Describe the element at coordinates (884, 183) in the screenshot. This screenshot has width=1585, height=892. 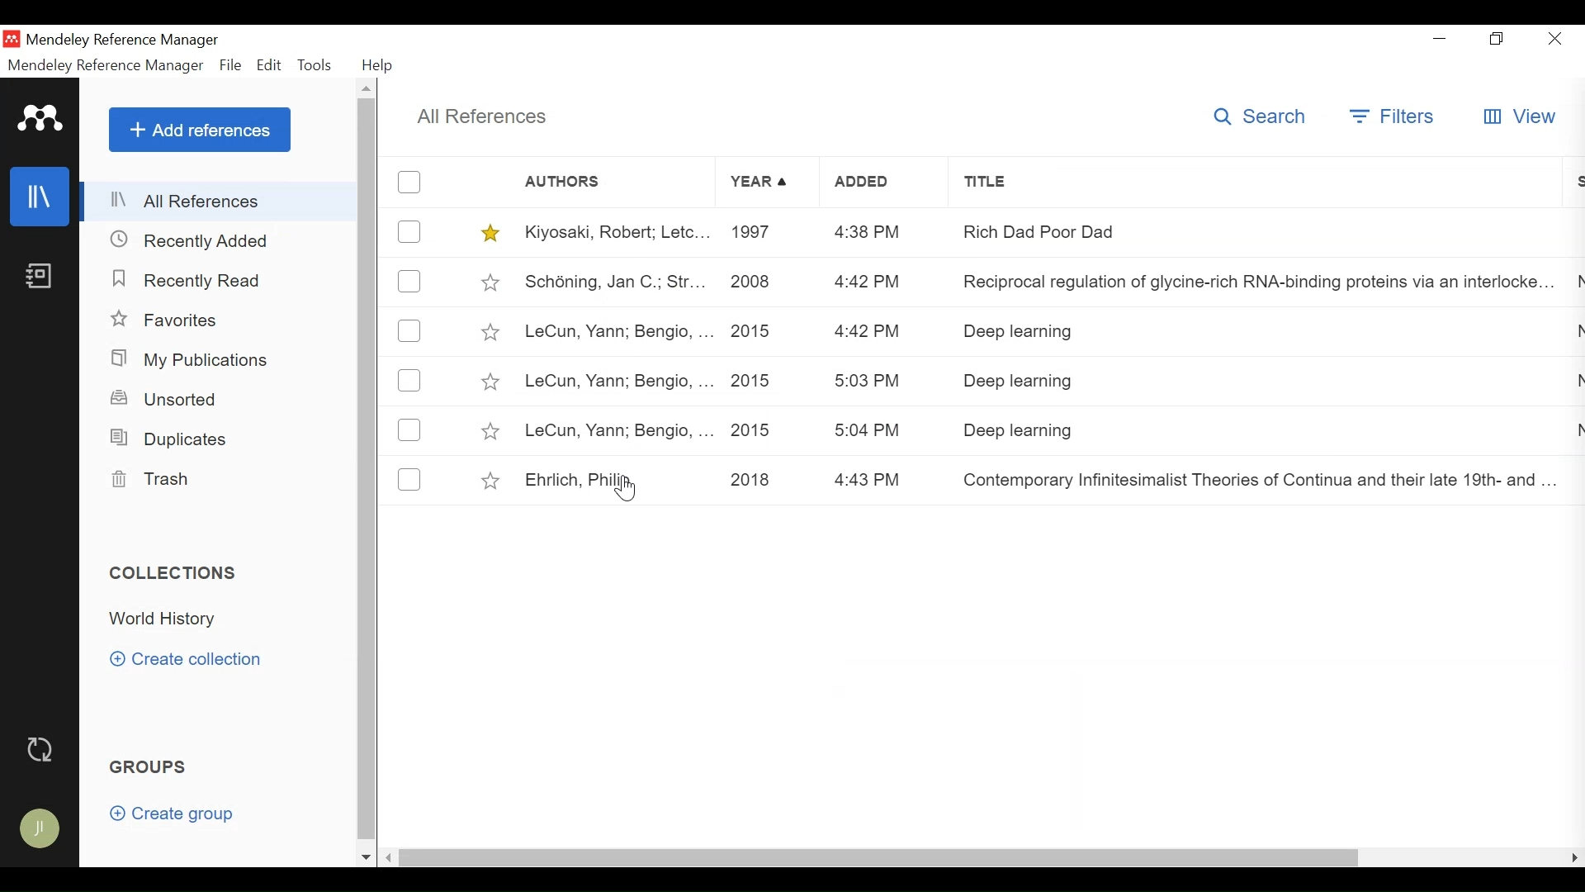
I see `Added` at that location.